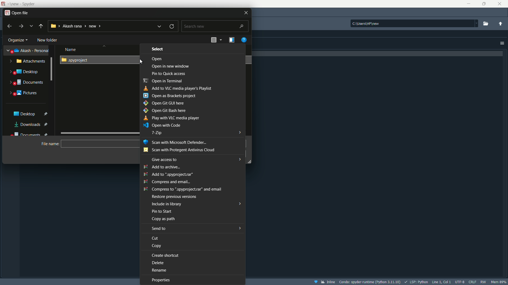  I want to click on Rename, so click(160, 270).